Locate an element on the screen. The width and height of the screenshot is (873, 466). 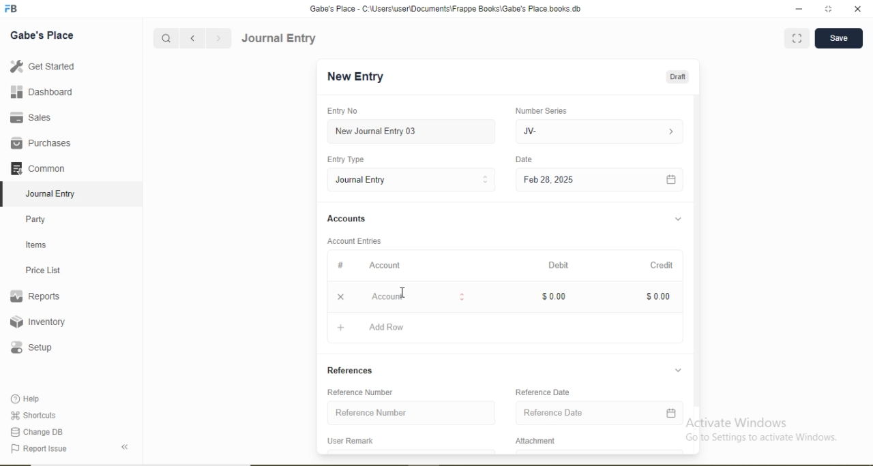
Attachment is located at coordinates (537, 441).